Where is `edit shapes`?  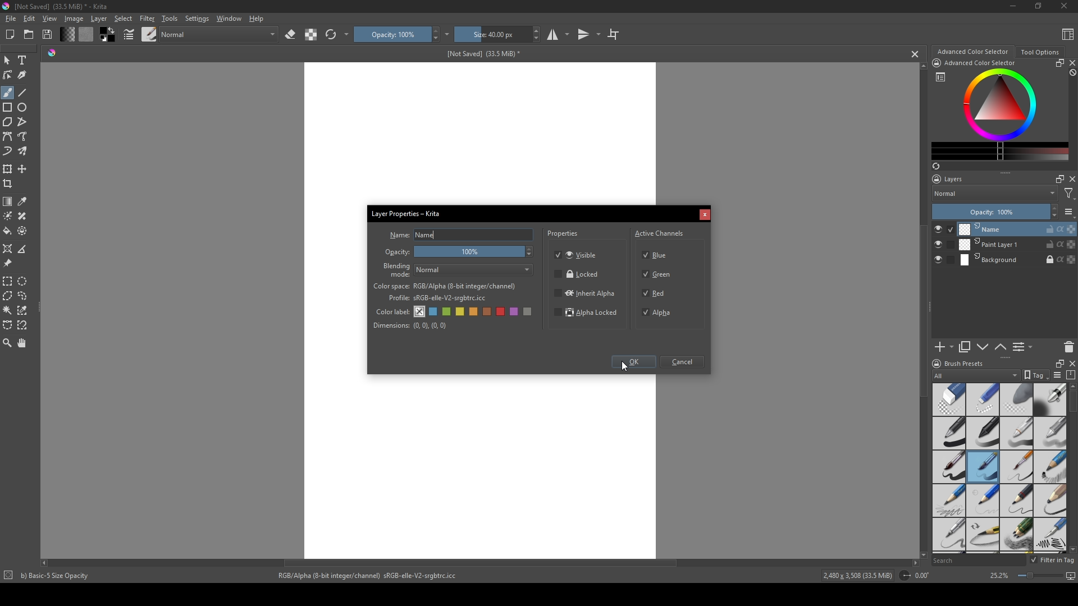
edit shapes is located at coordinates (8, 75).